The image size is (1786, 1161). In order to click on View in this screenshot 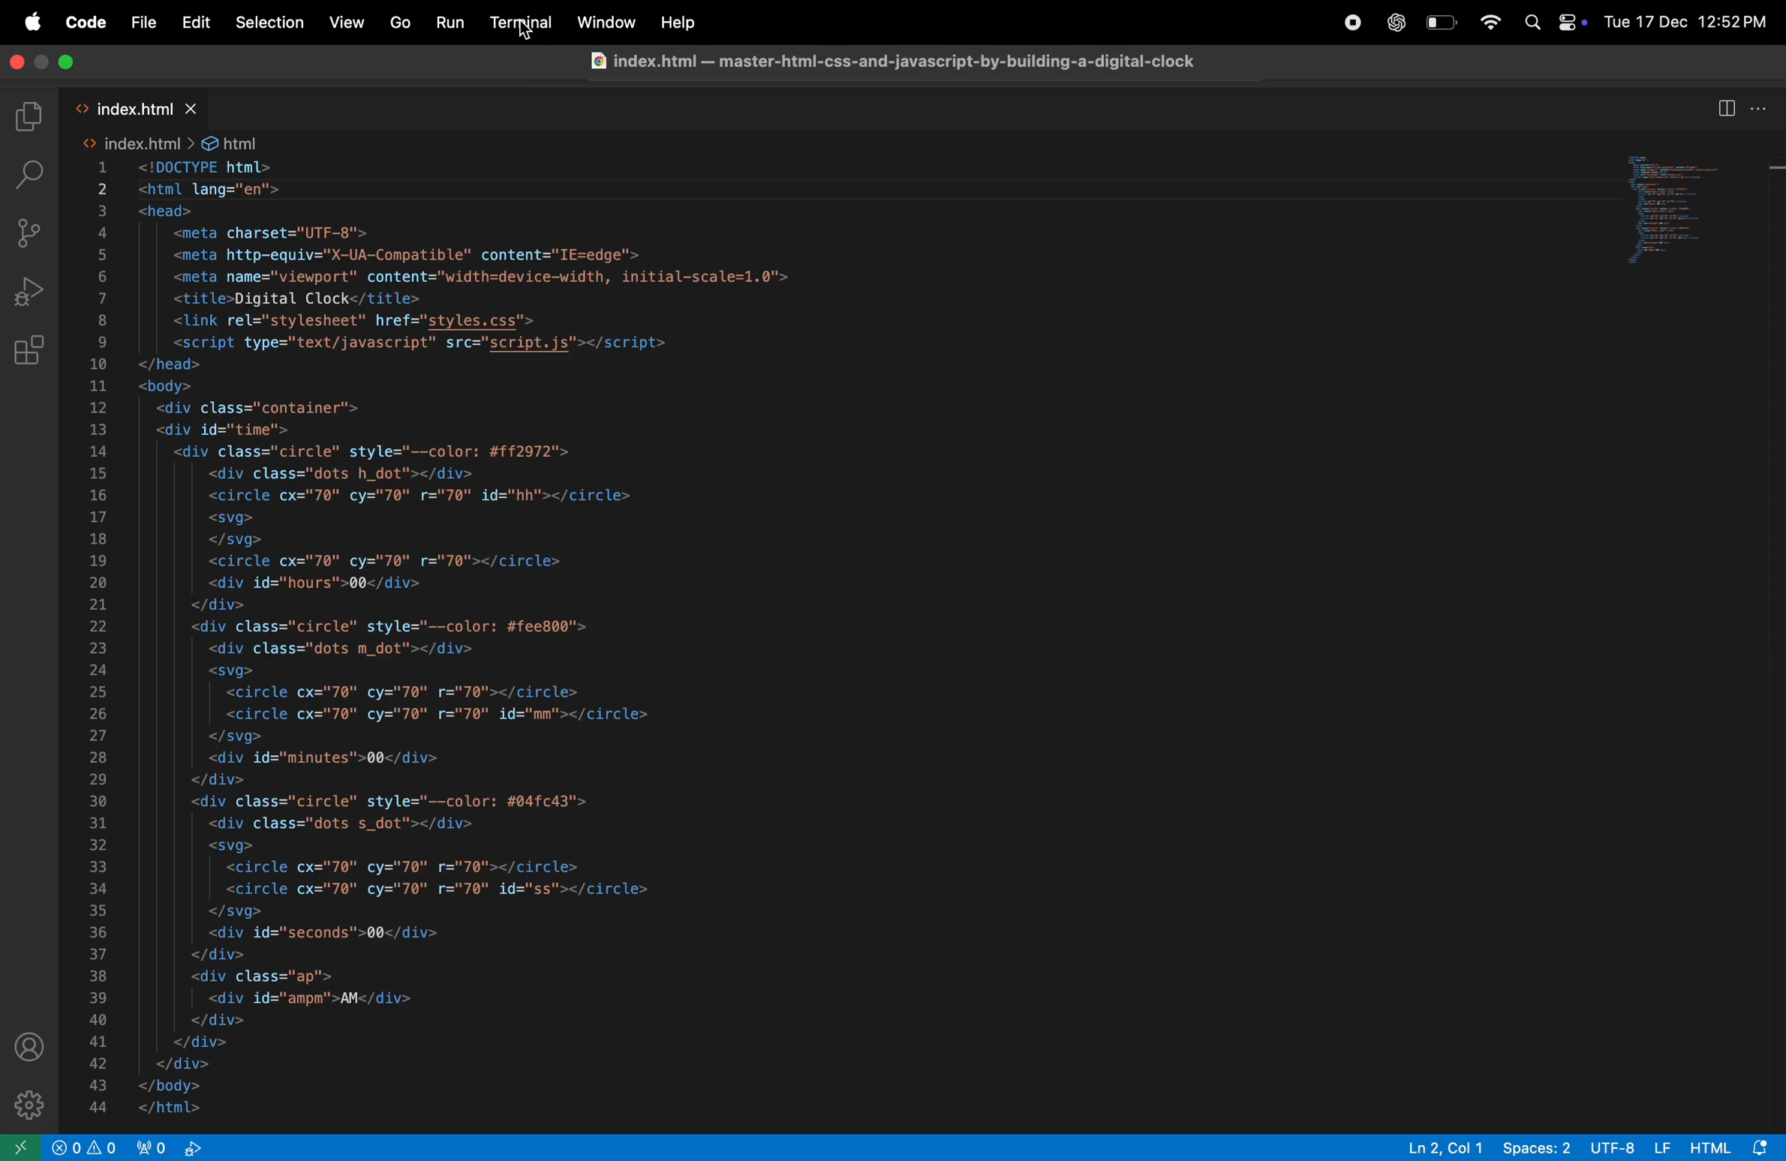, I will do `click(347, 22)`.